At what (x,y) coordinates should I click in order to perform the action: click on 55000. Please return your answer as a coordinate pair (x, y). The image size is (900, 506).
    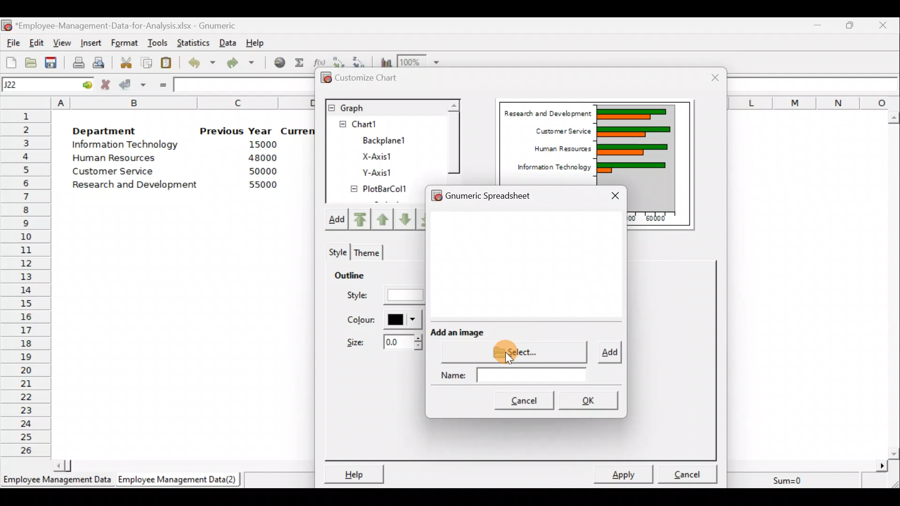
    Looking at the image, I should click on (262, 186).